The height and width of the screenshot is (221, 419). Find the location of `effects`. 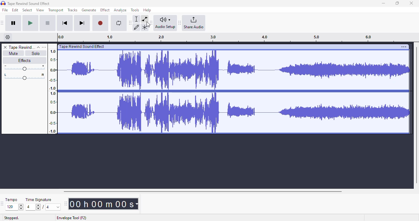

effects is located at coordinates (24, 60).